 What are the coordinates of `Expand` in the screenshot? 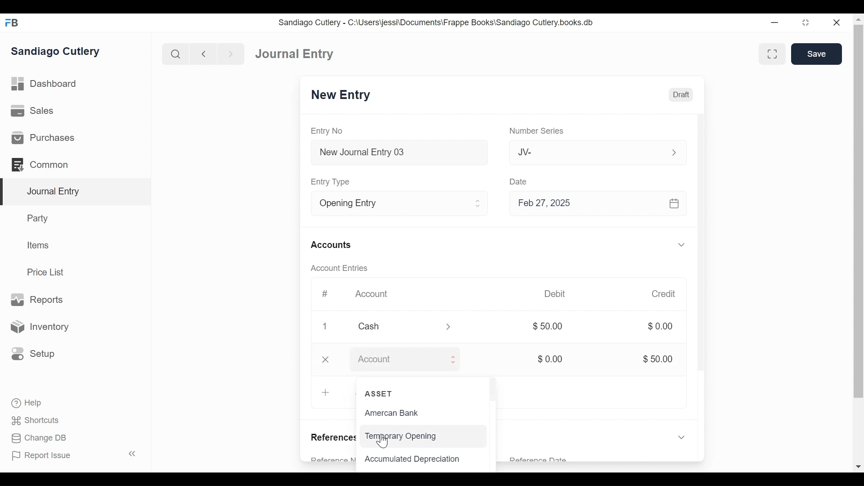 It's located at (674, 152).